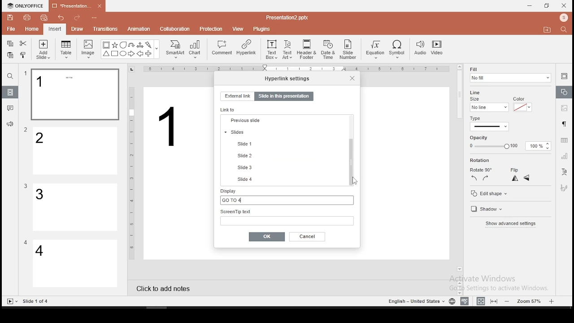  I want to click on last slide, so click(284, 132).